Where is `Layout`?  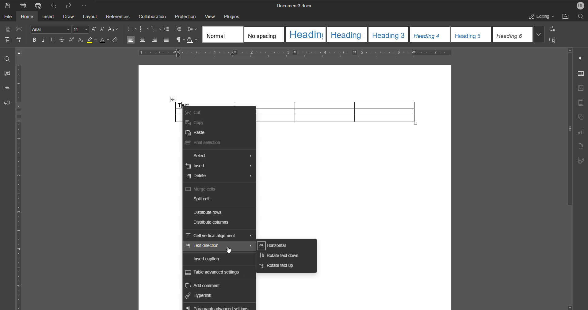
Layout is located at coordinates (91, 16).